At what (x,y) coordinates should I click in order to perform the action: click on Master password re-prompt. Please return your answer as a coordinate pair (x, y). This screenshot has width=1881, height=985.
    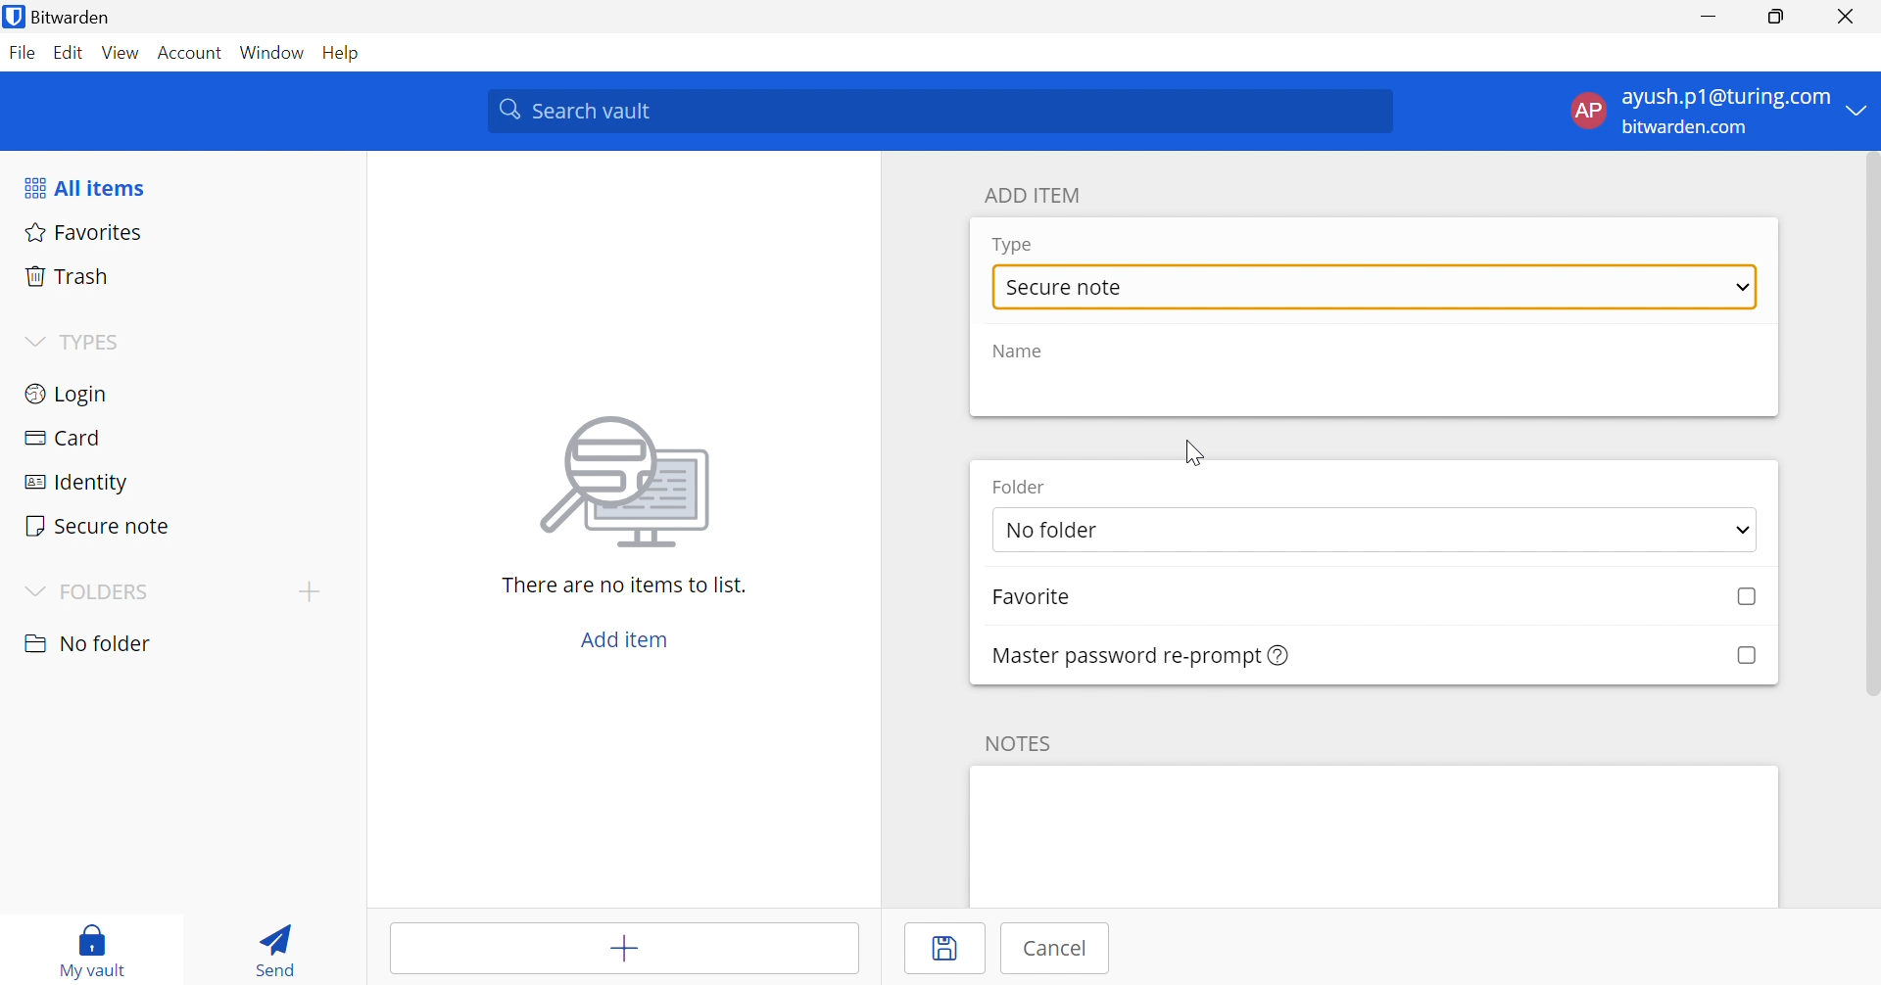
    Looking at the image, I should click on (1141, 655).